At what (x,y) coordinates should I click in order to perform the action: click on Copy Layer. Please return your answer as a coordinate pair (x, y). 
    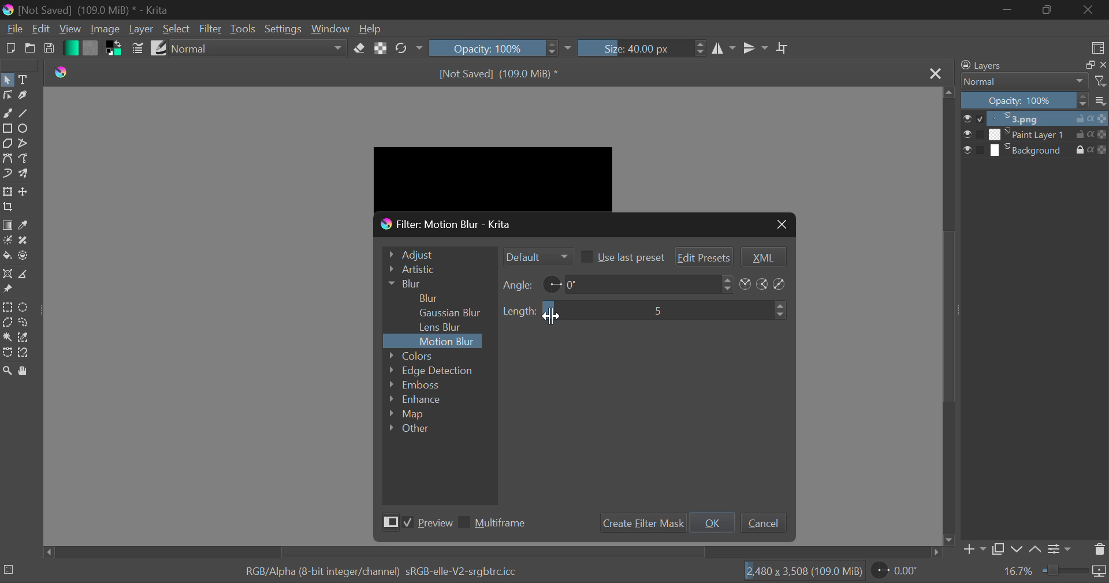
    Looking at the image, I should click on (998, 549).